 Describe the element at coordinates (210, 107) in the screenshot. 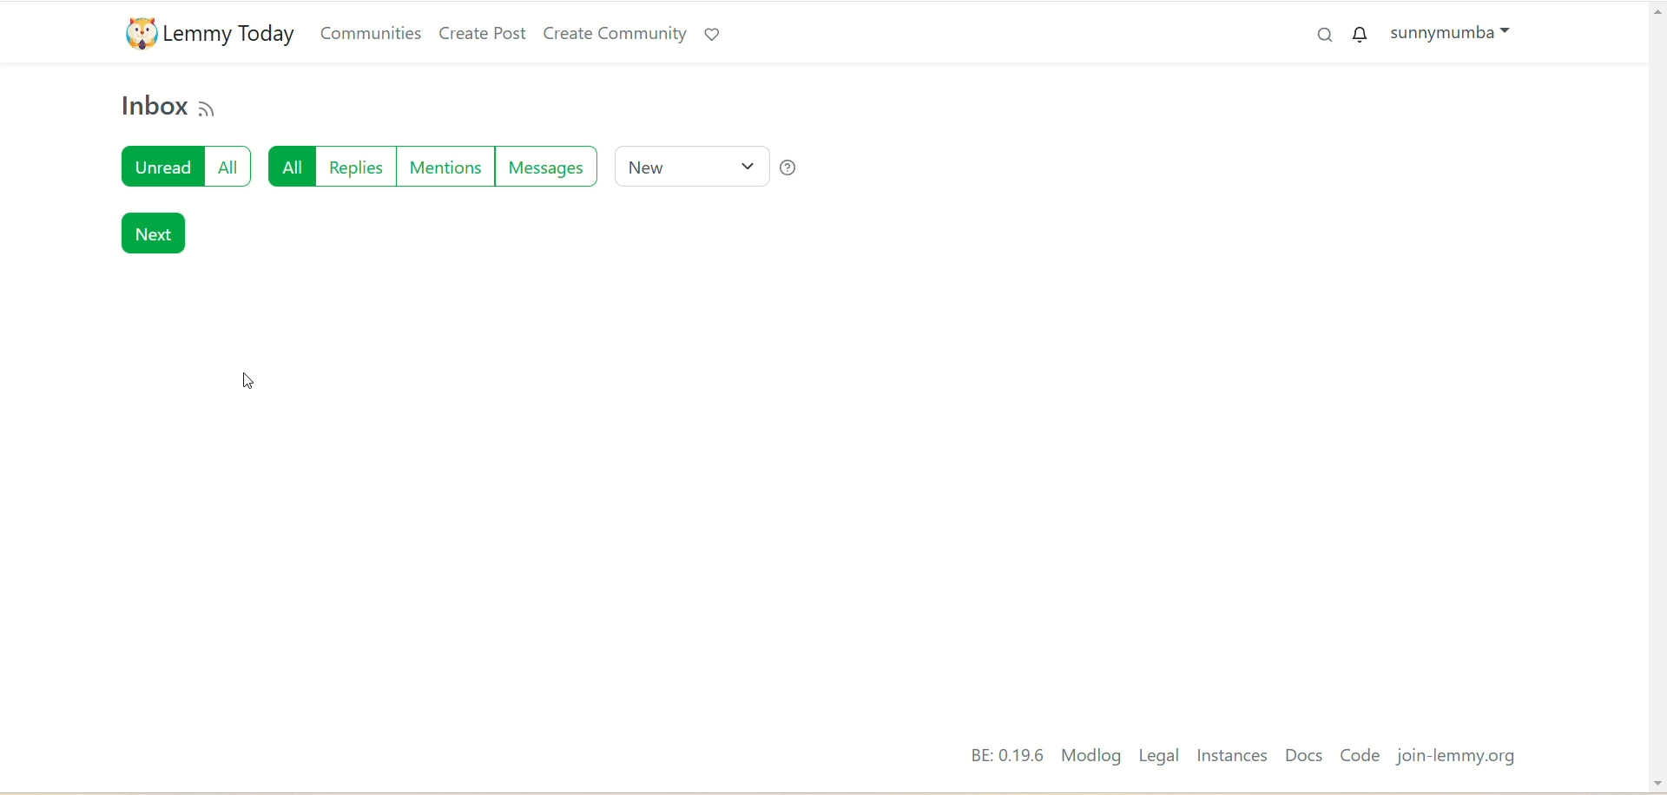

I see `RSS` at that location.